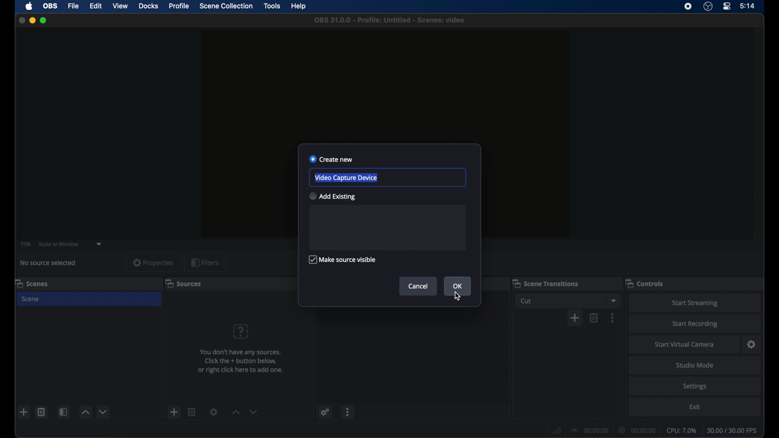 Image resolution: width=779 pixels, height=438 pixels. Describe the element at coordinates (99, 244) in the screenshot. I see `dropdown` at that location.